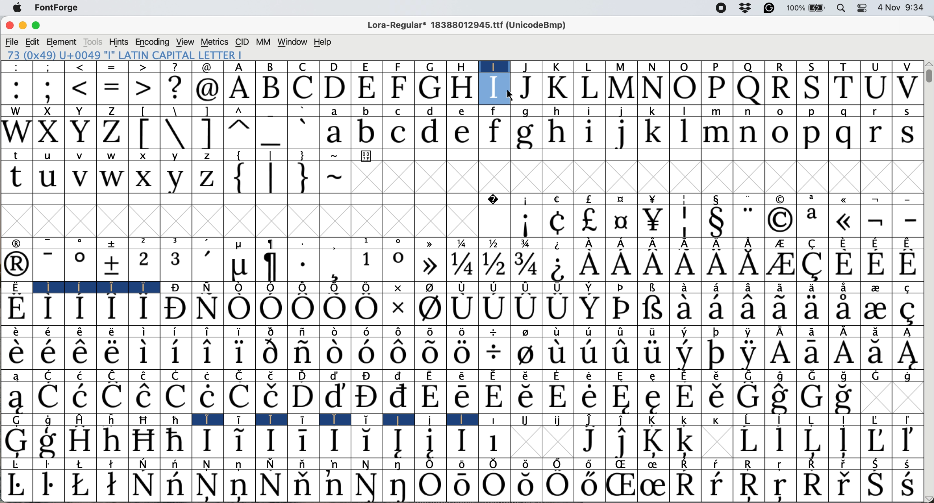 The image size is (934, 503). Describe the element at coordinates (80, 440) in the screenshot. I see `Symbol` at that location.